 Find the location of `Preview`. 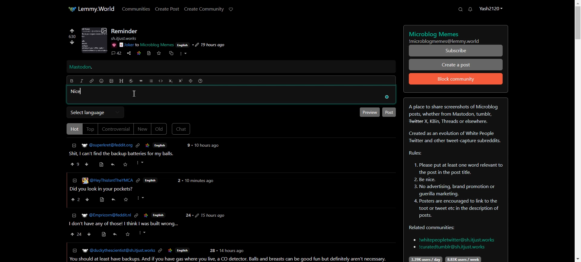

Preview is located at coordinates (369, 112).